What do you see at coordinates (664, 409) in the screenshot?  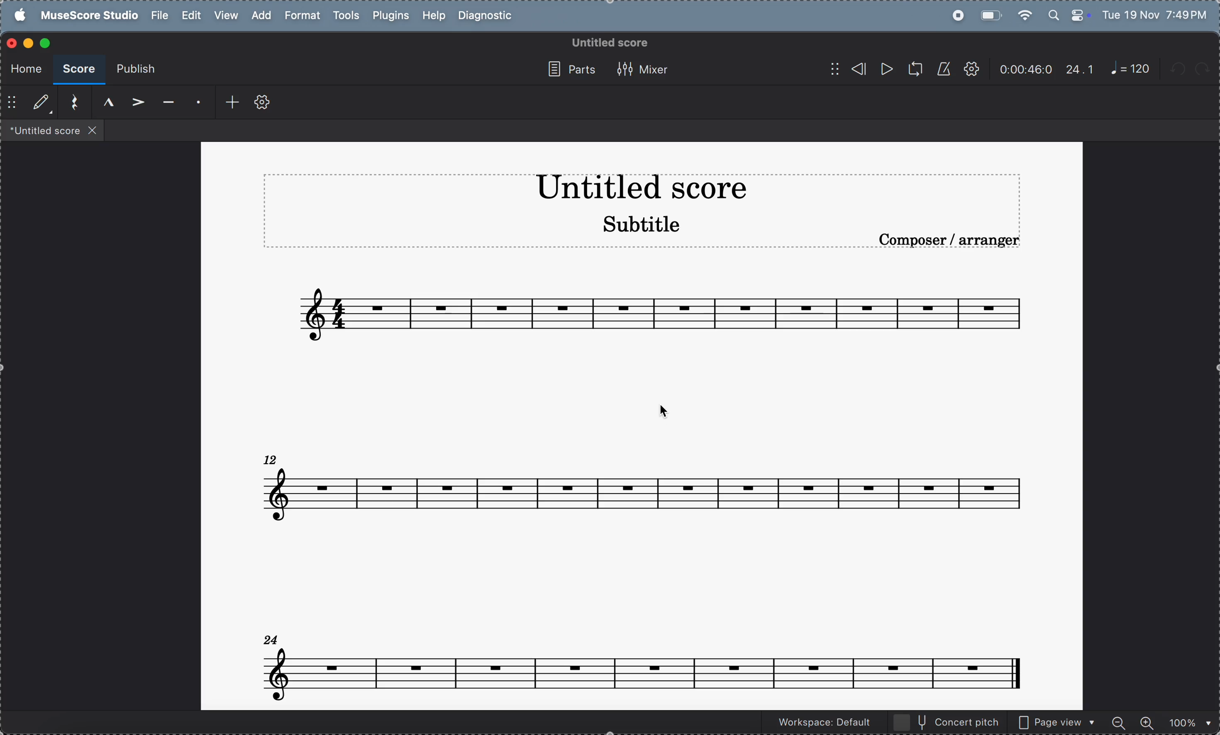 I see `cursor` at bounding box center [664, 409].